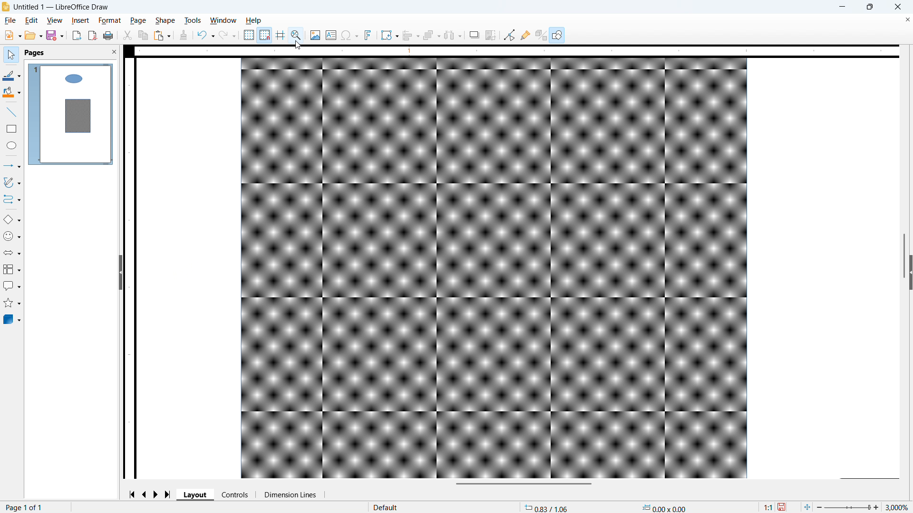 Image resolution: width=913 pixels, height=513 pixels. Describe the element at coordinates (557, 35) in the screenshot. I see `Show draw functions ` at that location.